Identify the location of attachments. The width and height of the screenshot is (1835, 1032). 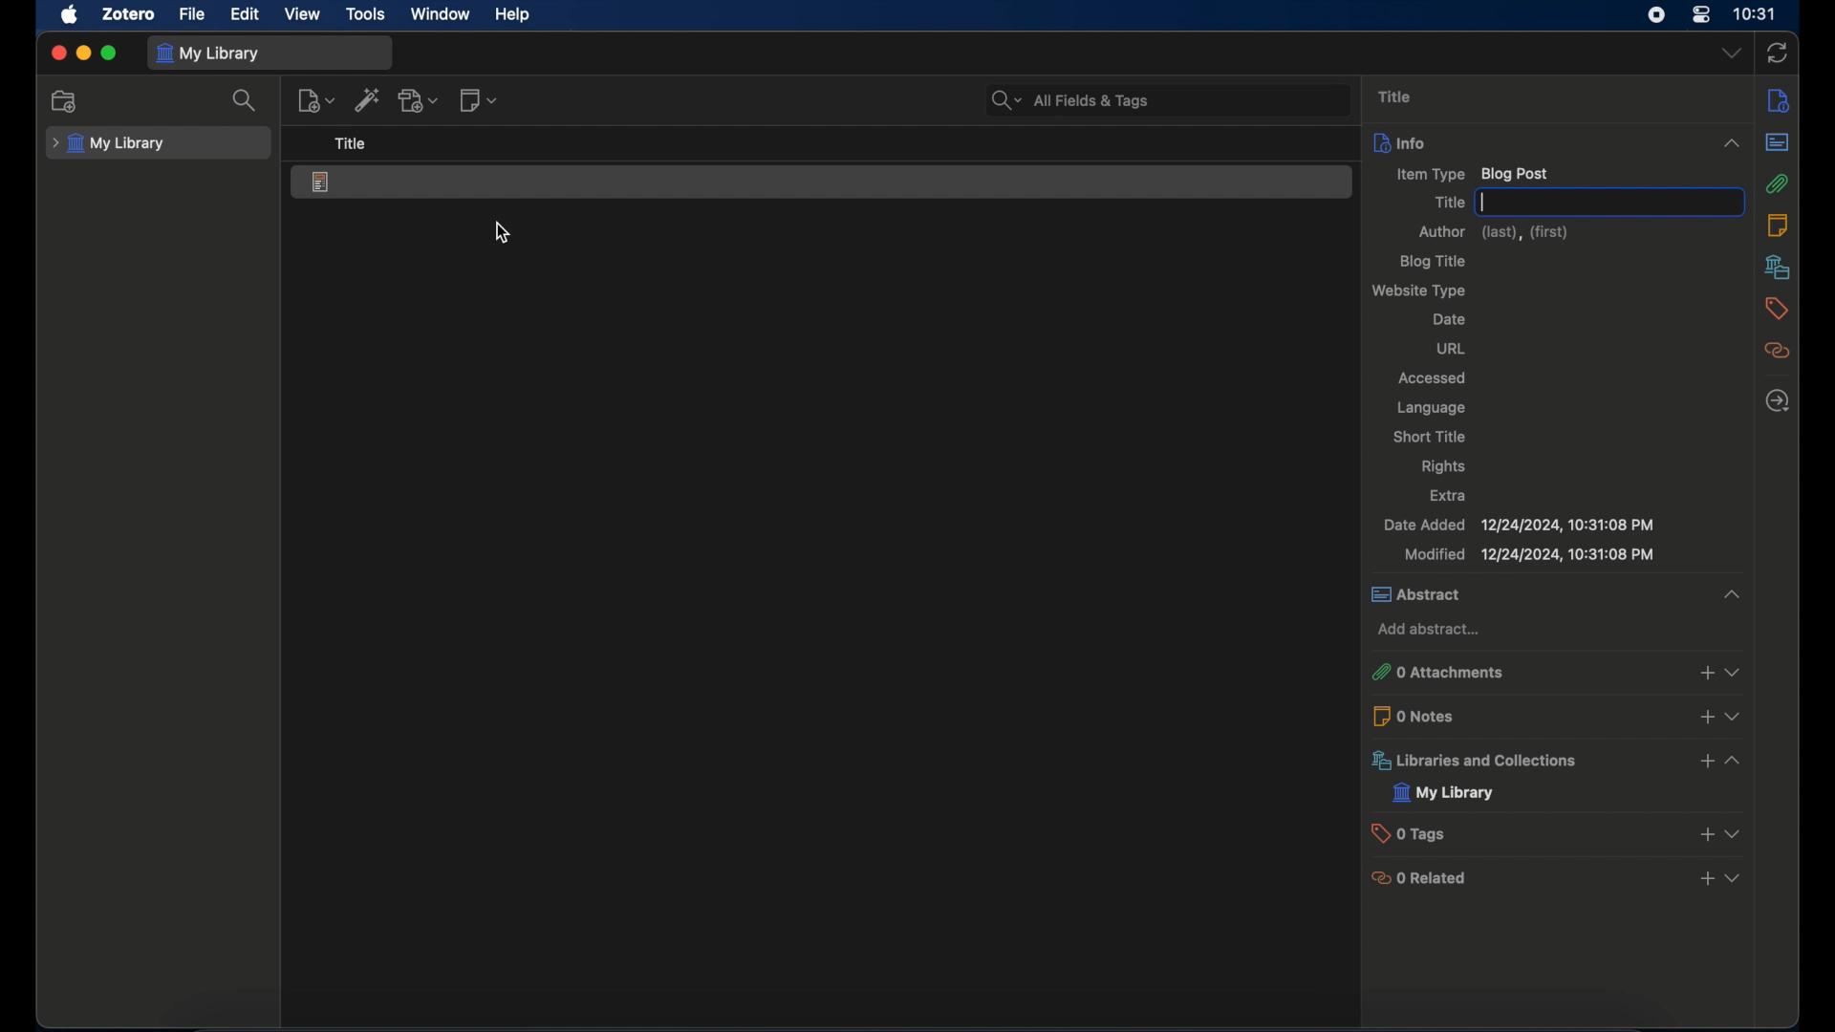
(1779, 183).